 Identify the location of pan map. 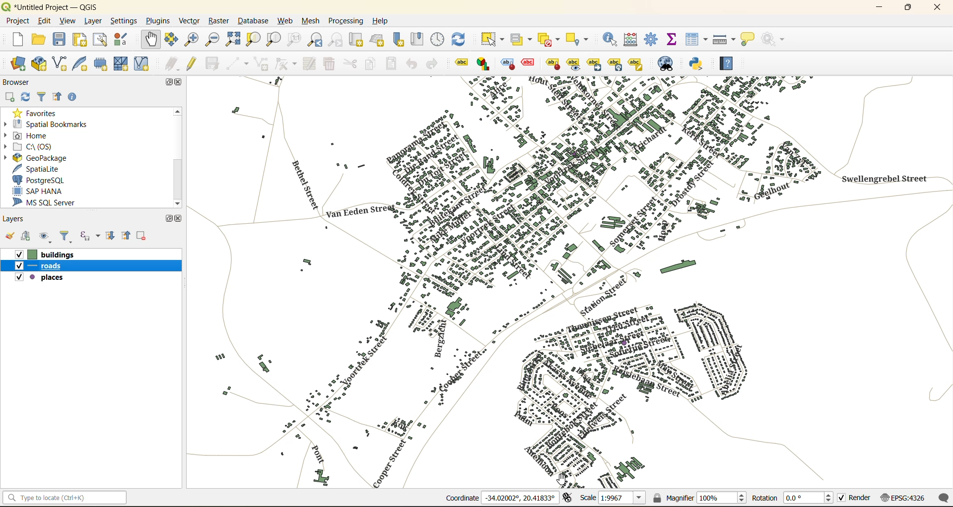
(149, 40).